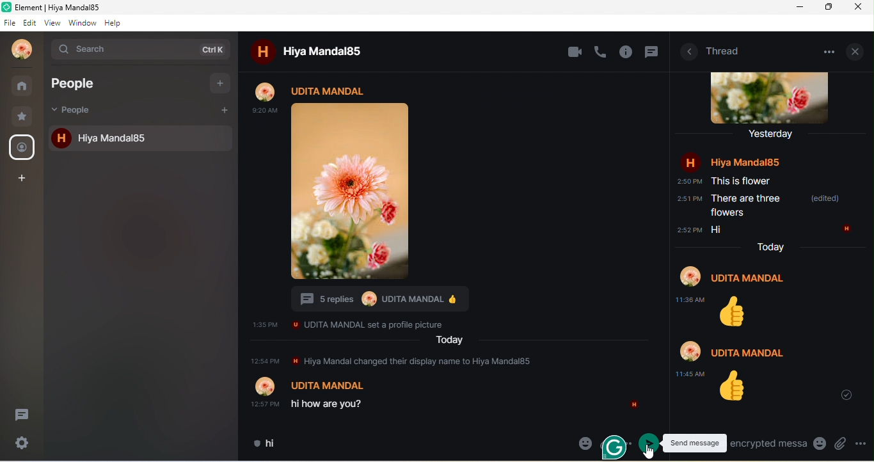 Image resolution: width=874 pixels, height=462 pixels. Describe the element at coordinates (482, 93) in the screenshot. I see `download` at that location.